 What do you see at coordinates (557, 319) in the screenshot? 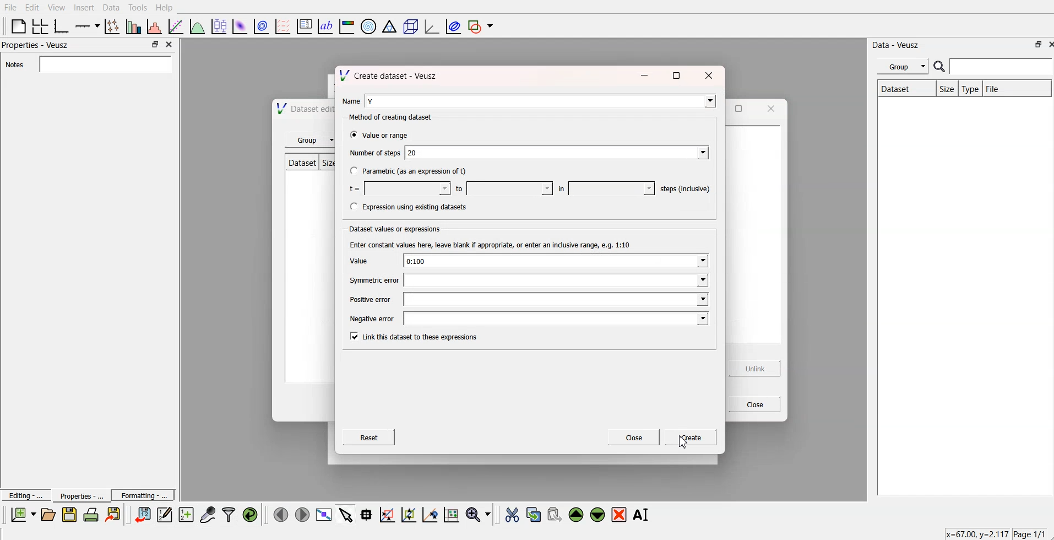
I see `field` at bounding box center [557, 319].